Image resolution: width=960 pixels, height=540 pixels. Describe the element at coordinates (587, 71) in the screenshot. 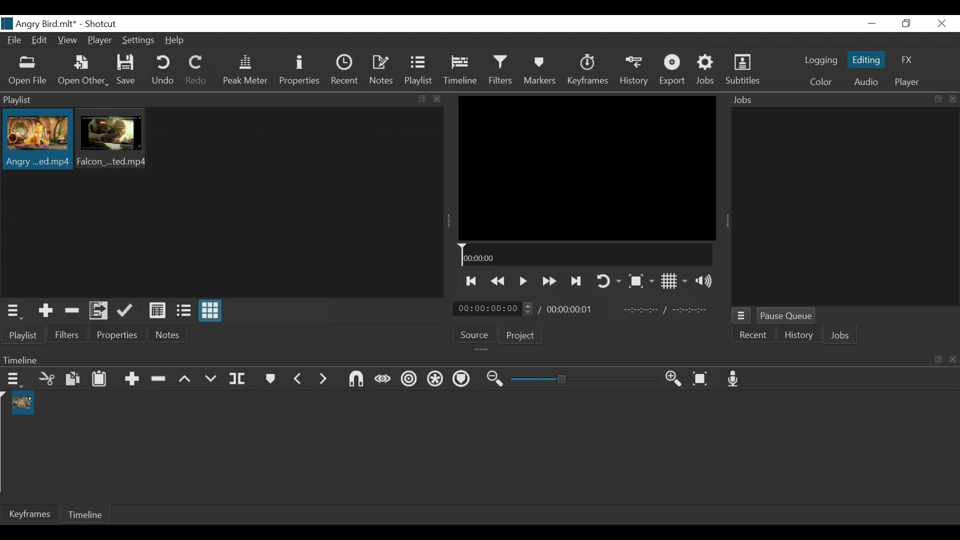

I see `Keyframes` at that location.